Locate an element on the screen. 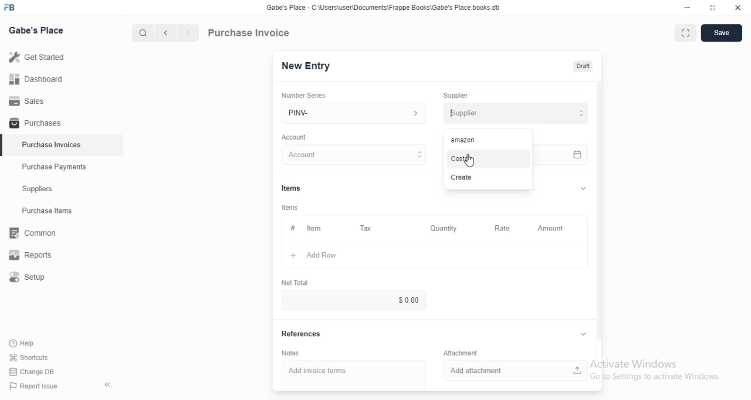 This screenshot has width=751, height=400. Change dimension is located at coordinates (713, 8).